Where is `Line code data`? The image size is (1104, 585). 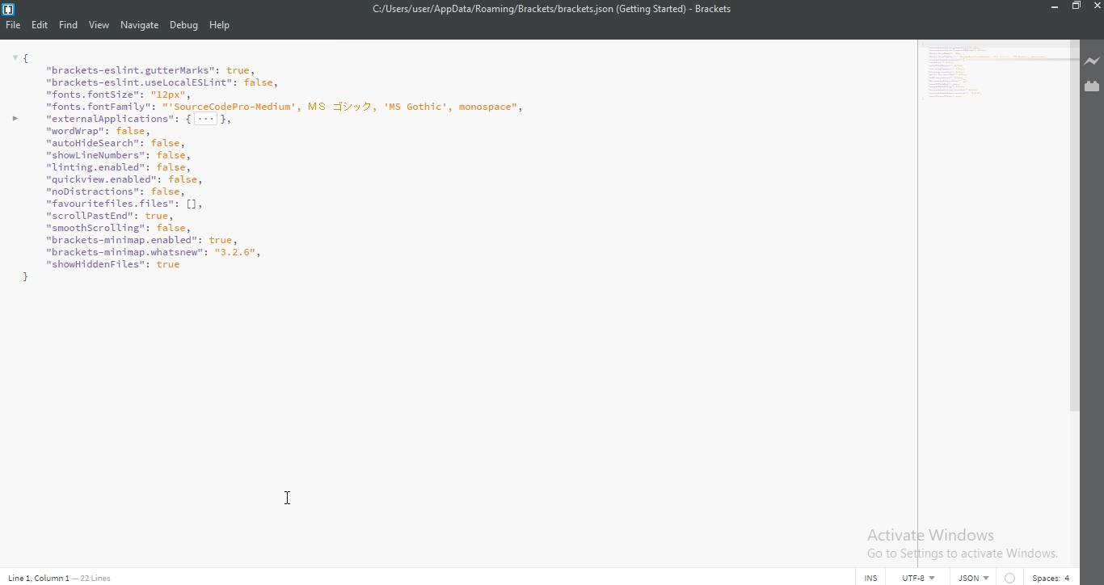 Line code data is located at coordinates (63, 577).